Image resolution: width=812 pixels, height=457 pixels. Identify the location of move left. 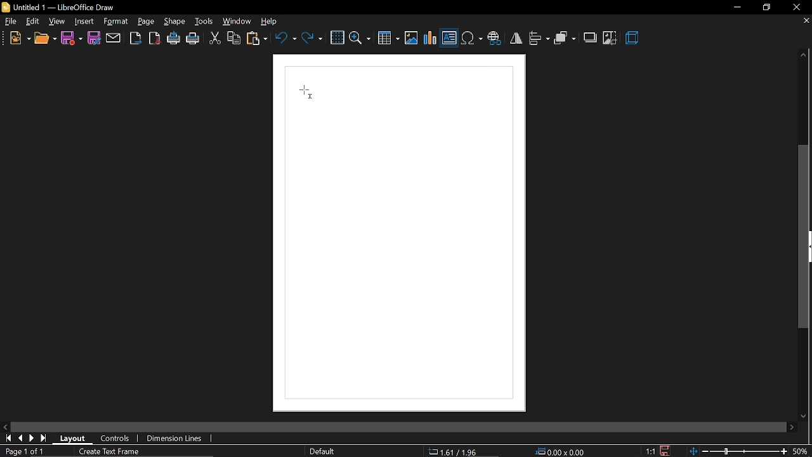
(6, 427).